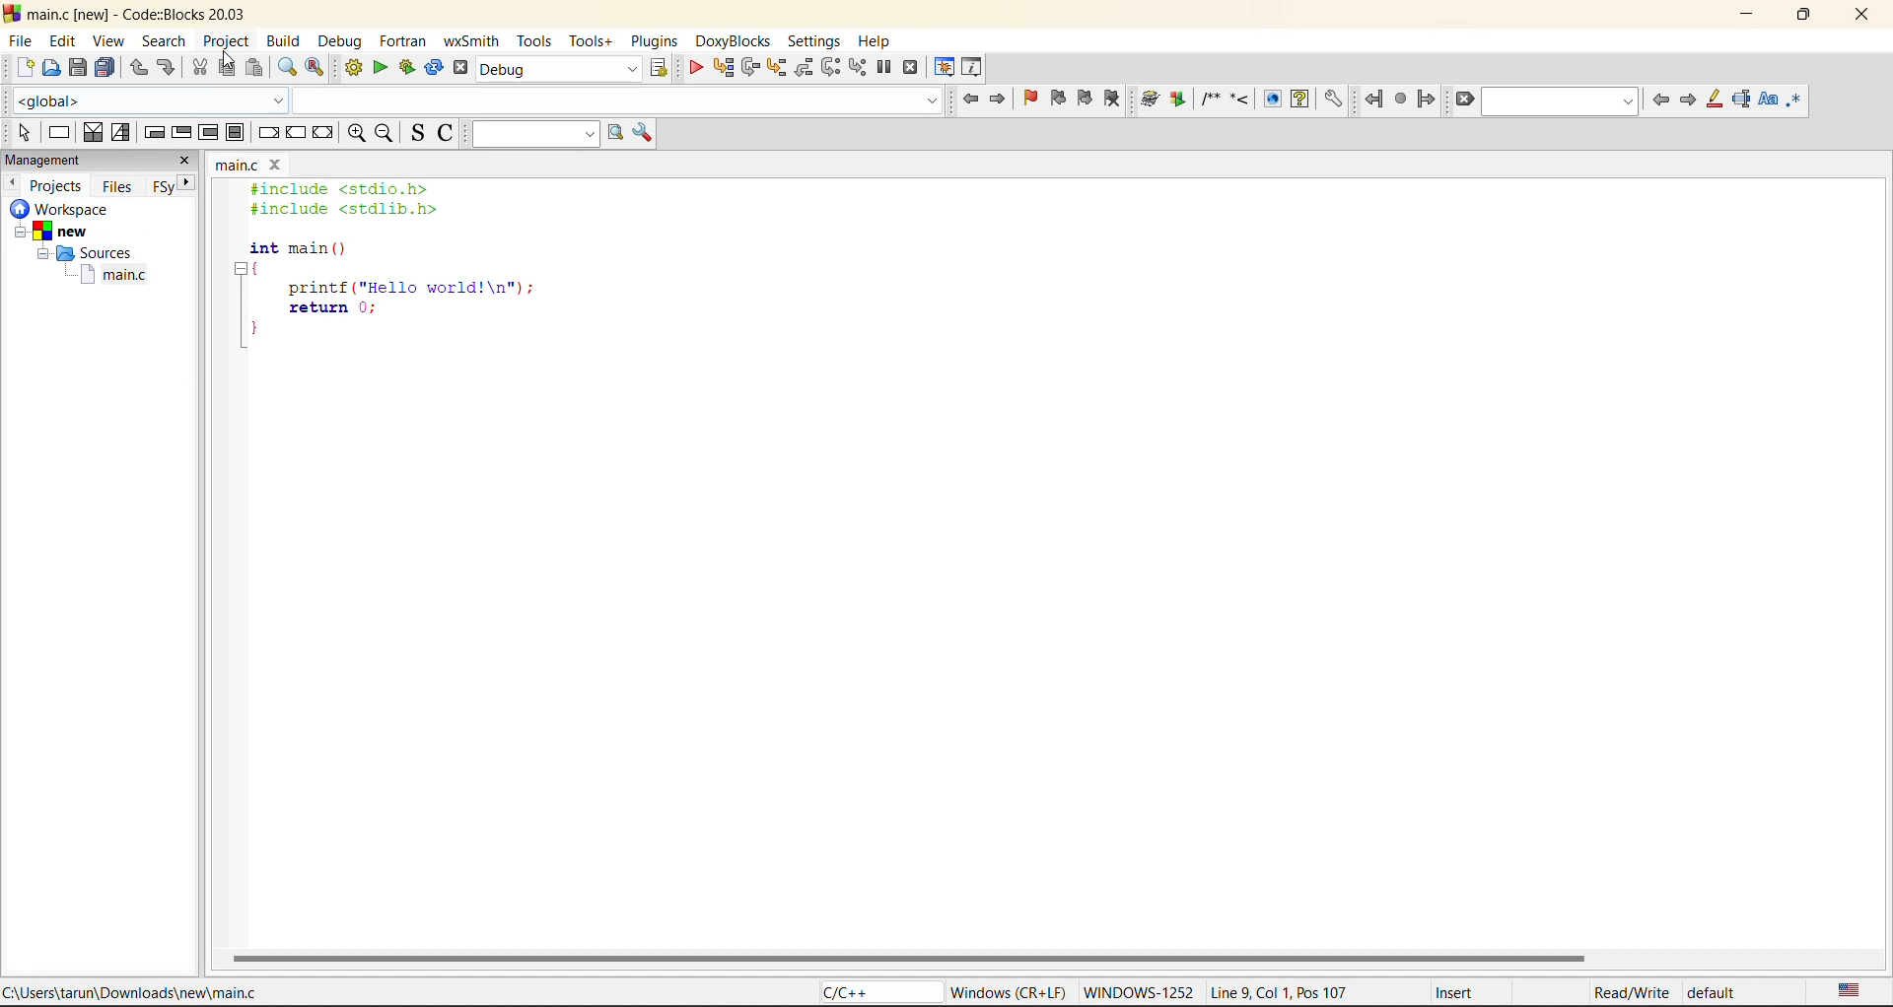 This screenshot has height=1007, width=1893. I want to click on C/C++, so click(871, 992).